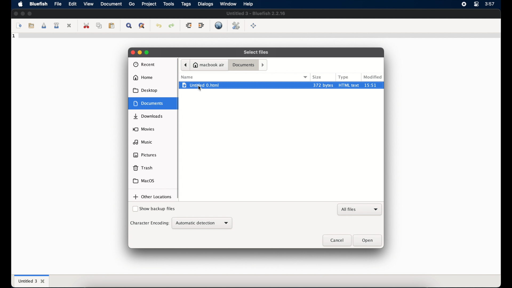  I want to click on dialogs, so click(205, 4).